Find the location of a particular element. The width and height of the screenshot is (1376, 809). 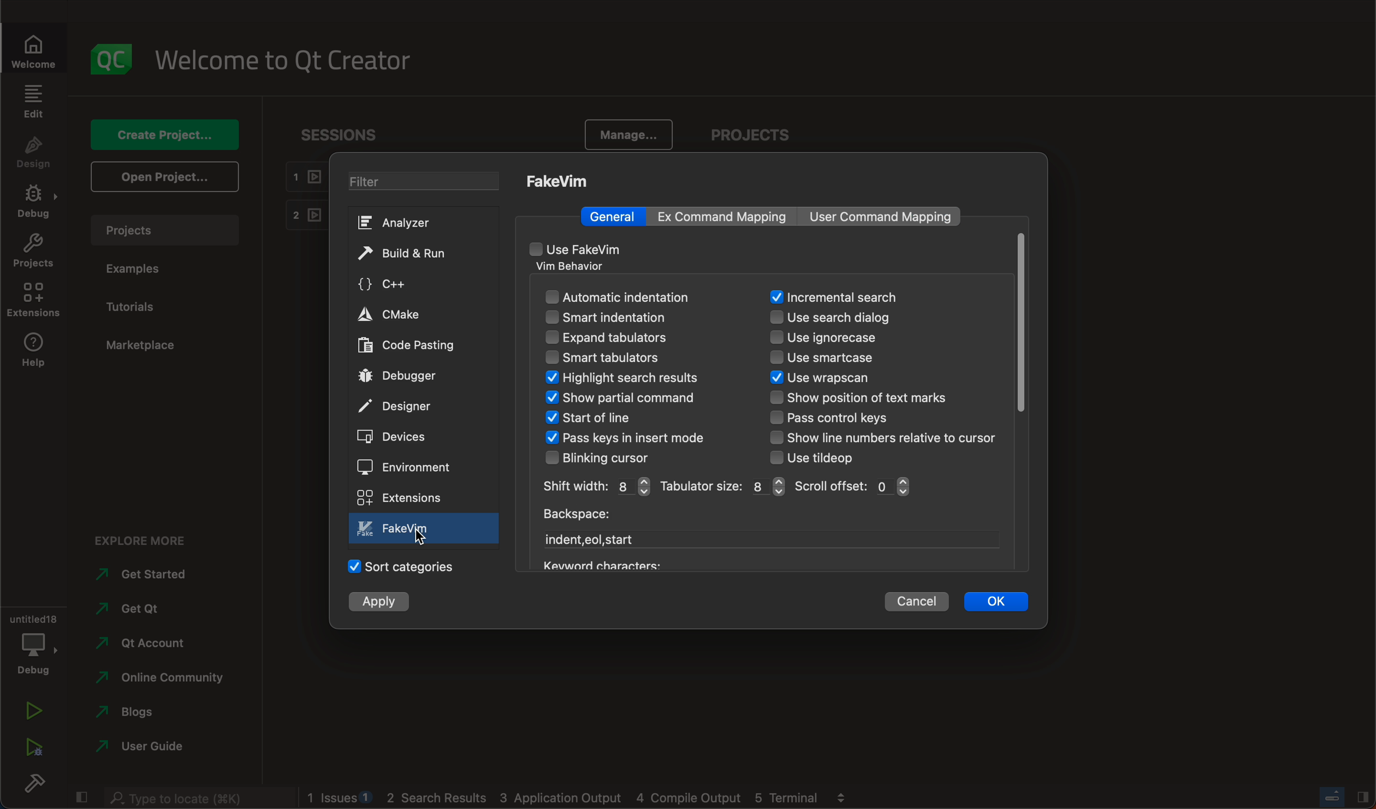

design is located at coordinates (37, 152).